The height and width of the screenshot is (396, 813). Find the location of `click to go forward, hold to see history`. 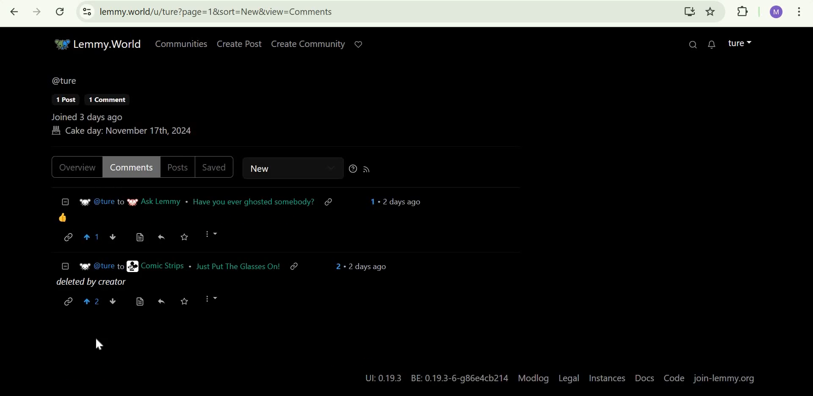

click to go forward, hold to see history is located at coordinates (34, 12).